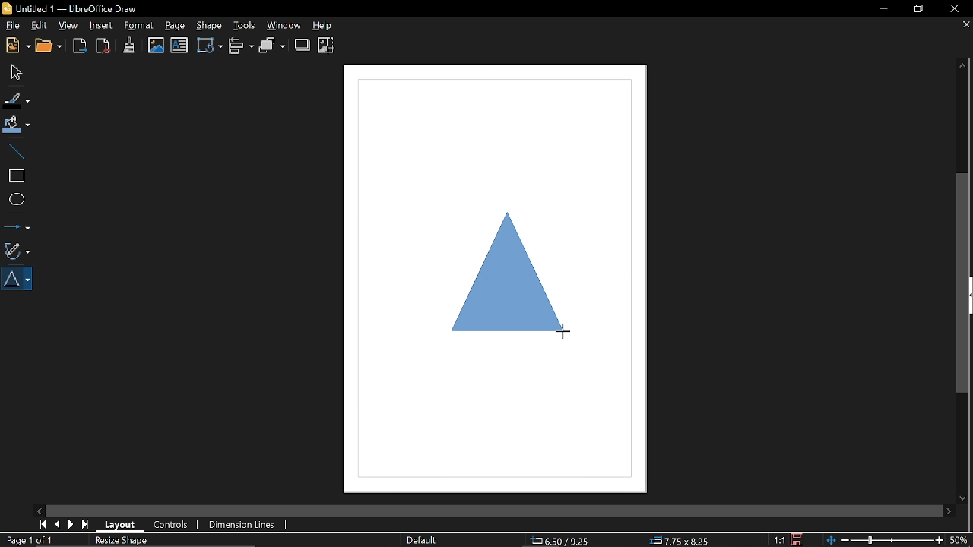 This screenshot has height=547, width=973. What do you see at coordinates (15, 175) in the screenshot?
I see `Rectangle` at bounding box center [15, 175].